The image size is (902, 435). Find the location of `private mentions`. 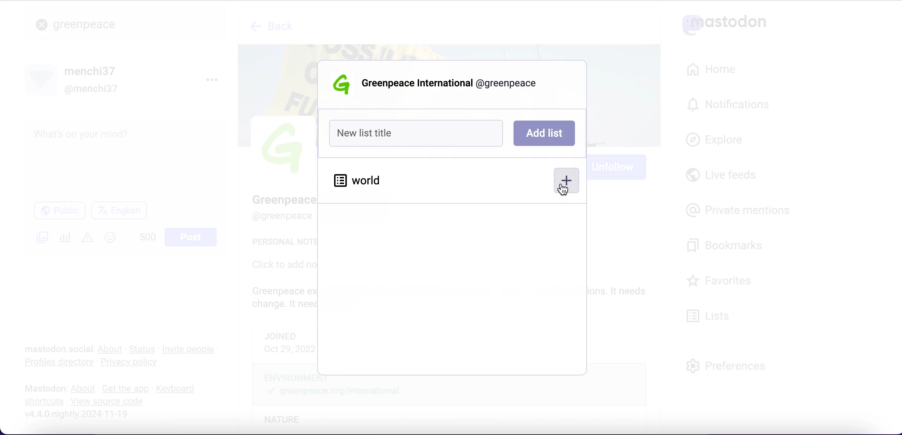

private mentions is located at coordinates (740, 208).